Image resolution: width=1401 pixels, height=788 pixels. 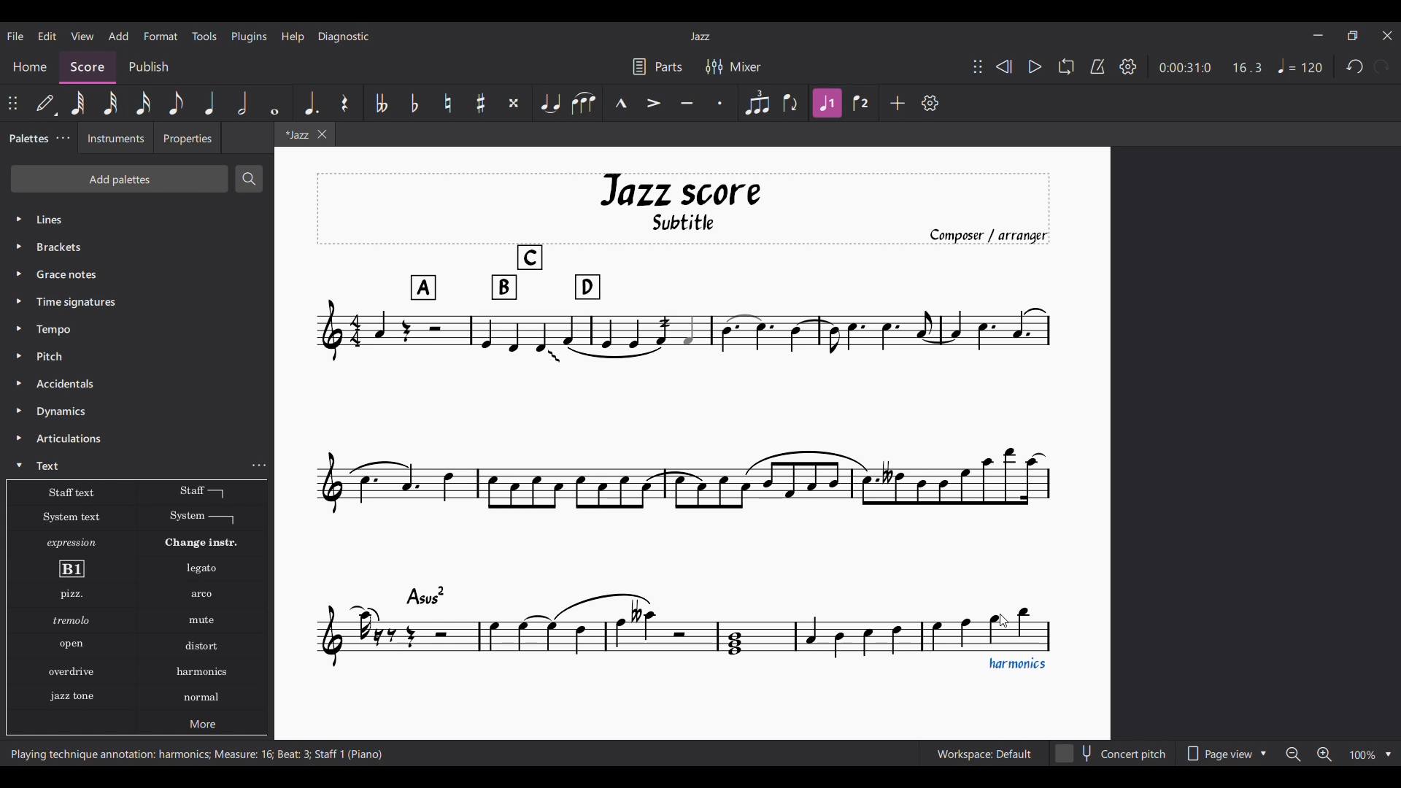 What do you see at coordinates (205, 36) in the screenshot?
I see `Tools menu` at bounding box center [205, 36].